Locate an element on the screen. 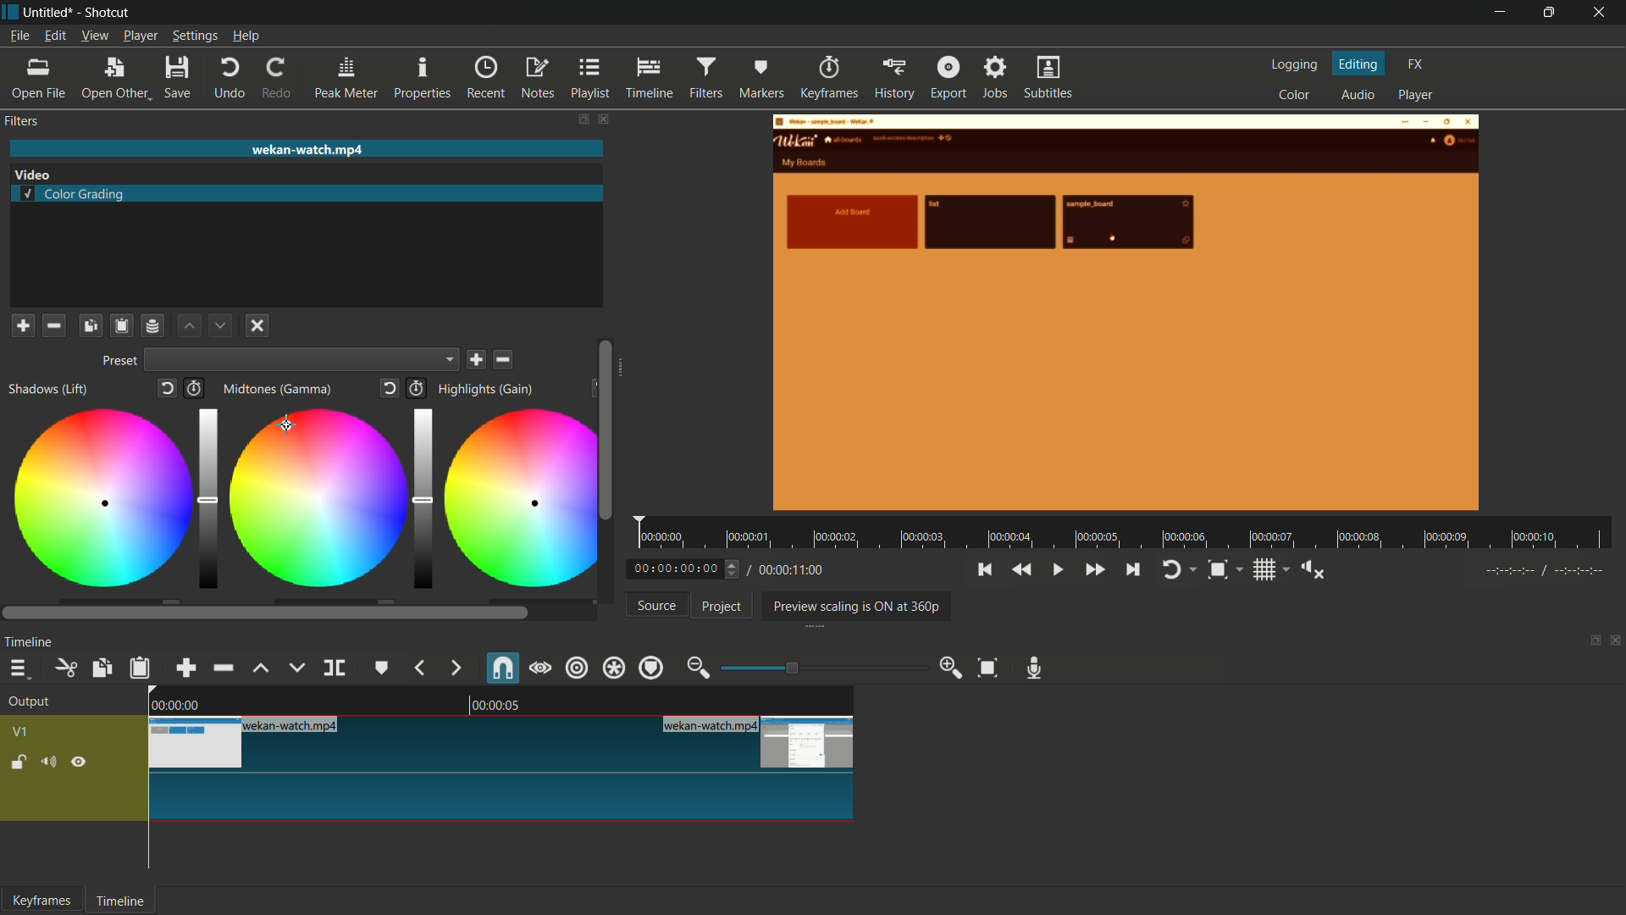 The width and height of the screenshot is (1626, 915). zoom timeline to fit is located at coordinates (988, 668).